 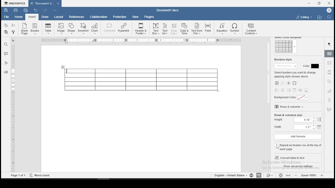 What do you see at coordinates (32, 17) in the screenshot?
I see `input` at bounding box center [32, 17].